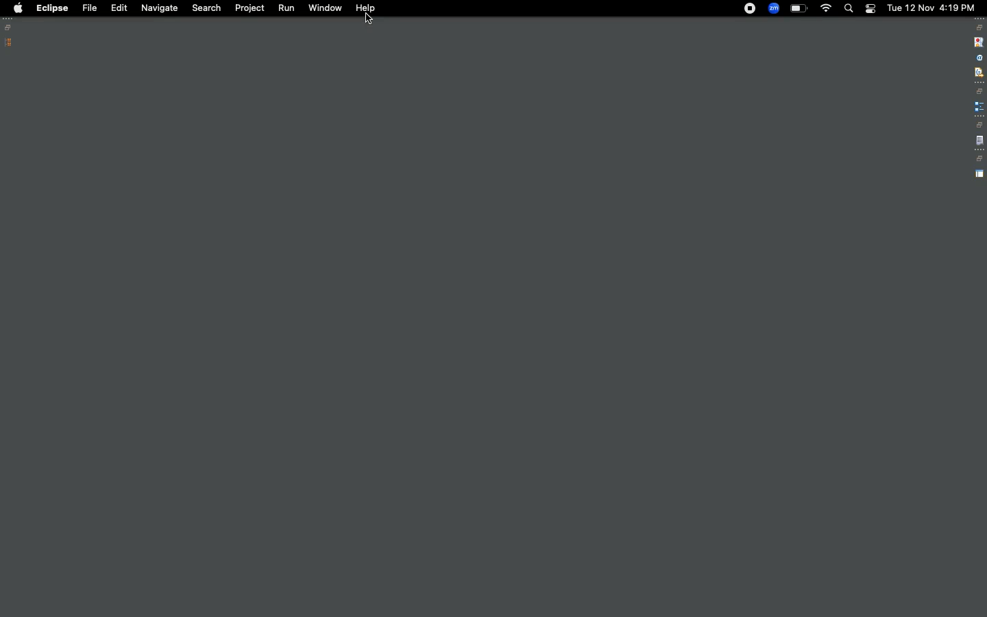  Describe the element at coordinates (158, 9) in the screenshot. I see `Navigate` at that location.